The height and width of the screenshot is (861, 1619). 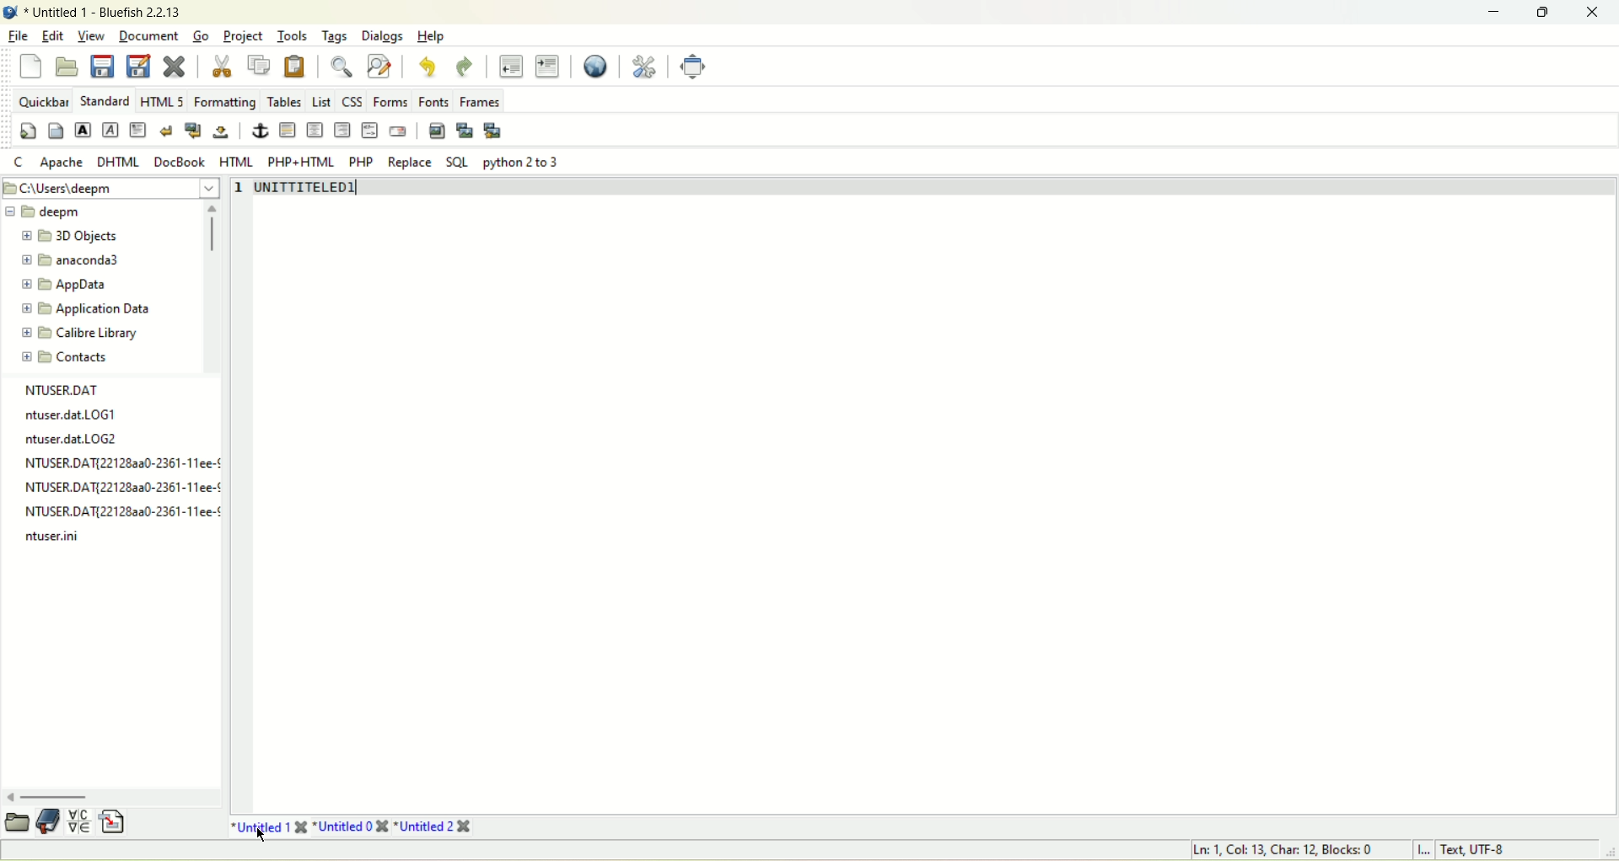 I want to click on file , so click(x=14, y=35).